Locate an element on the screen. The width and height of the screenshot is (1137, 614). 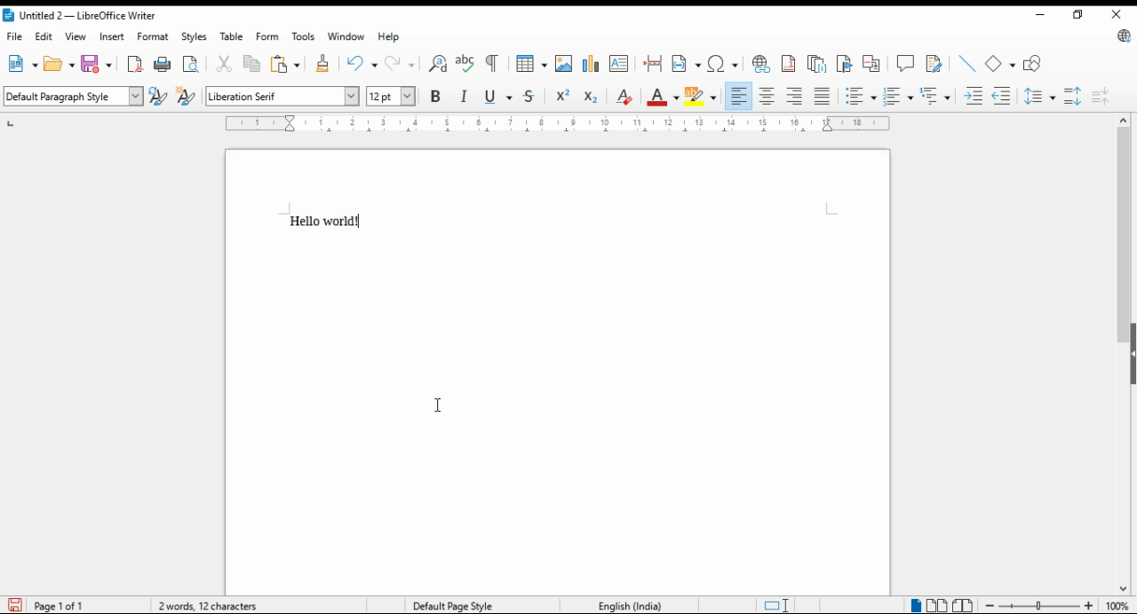
insert hyperlink is located at coordinates (760, 64).